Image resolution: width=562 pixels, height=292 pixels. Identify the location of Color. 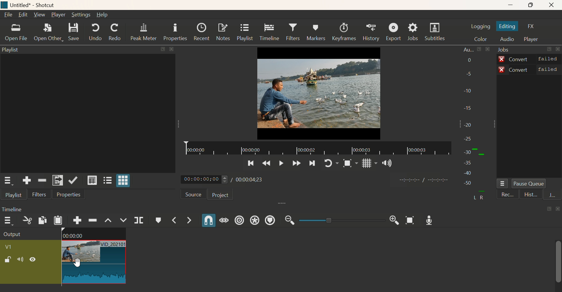
(479, 38).